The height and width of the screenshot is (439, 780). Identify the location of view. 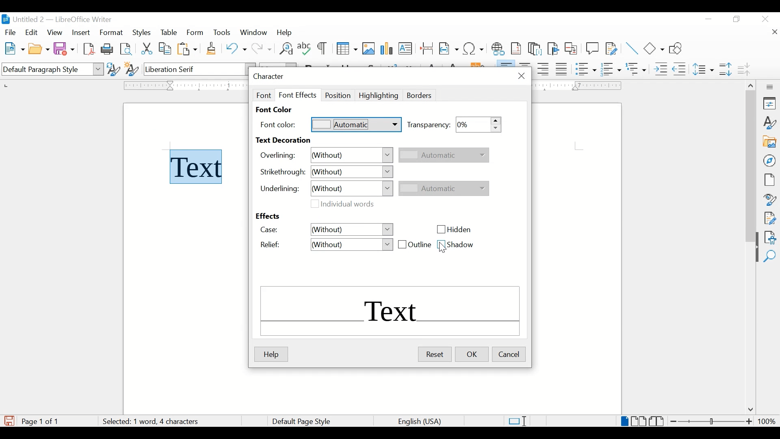
(56, 33).